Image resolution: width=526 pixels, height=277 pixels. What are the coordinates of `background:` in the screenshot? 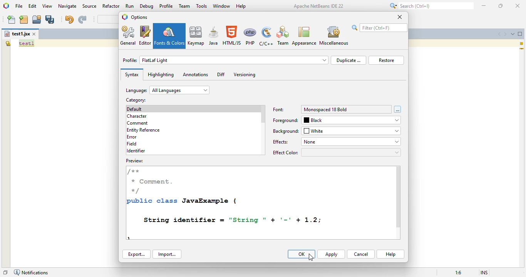 It's located at (286, 131).